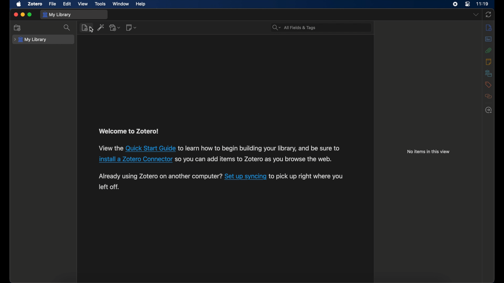 The height and width of the screenshot is (283, 504). Describe the element at coordinates (489, 73) in the screenshot. I see `libraries` at that location.